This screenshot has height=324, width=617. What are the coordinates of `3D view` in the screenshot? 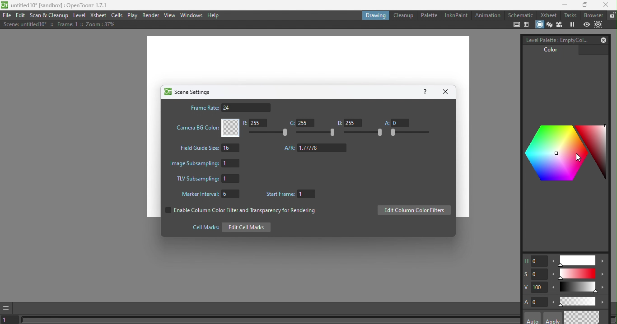 It's located at (549, 24).